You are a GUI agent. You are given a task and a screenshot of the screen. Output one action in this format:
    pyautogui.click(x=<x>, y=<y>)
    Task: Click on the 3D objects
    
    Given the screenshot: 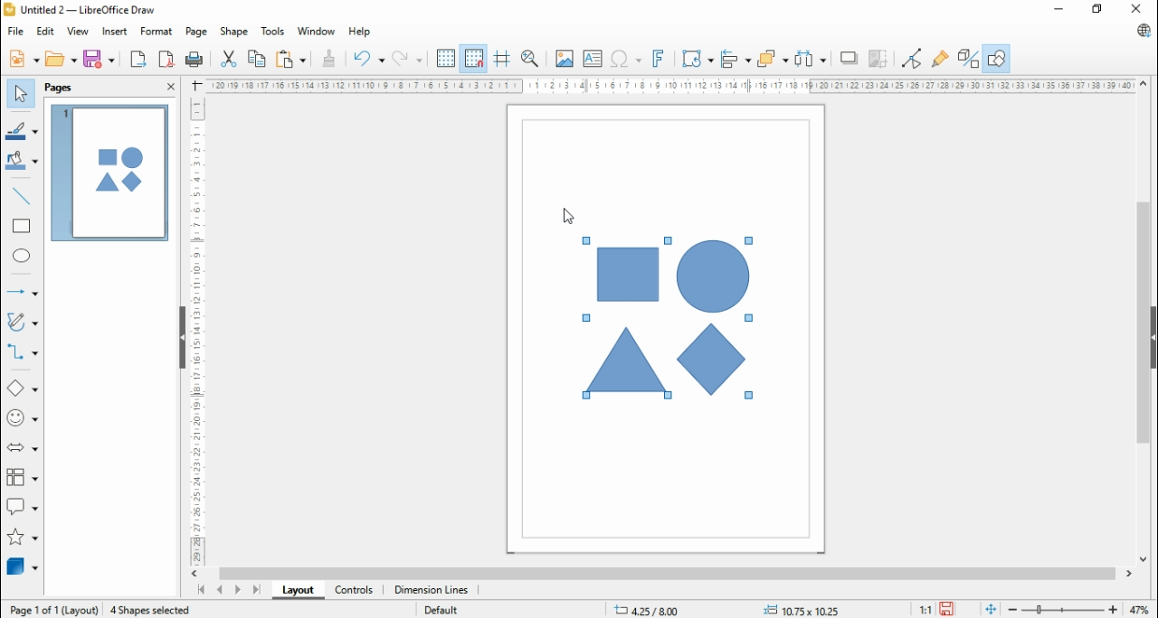 What is the action you would take?
    pyautogui.click(x=22, y=566)
    